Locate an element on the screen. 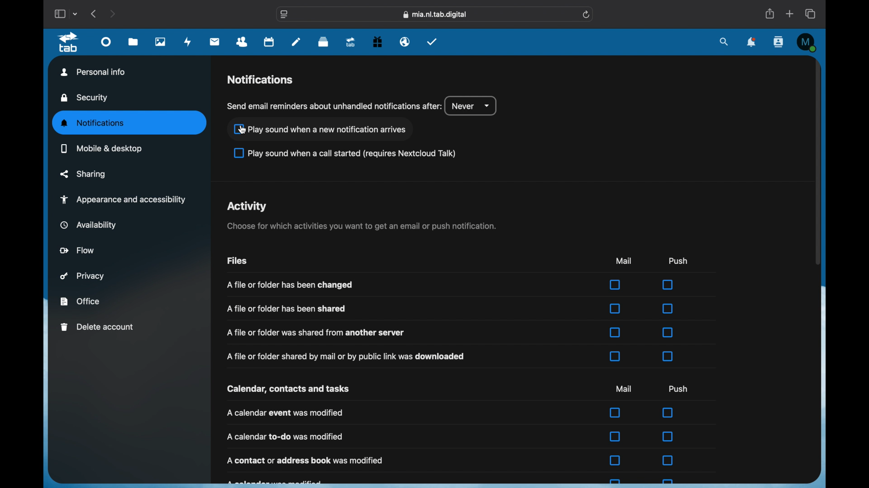  push is located at coordinates (678, 260).